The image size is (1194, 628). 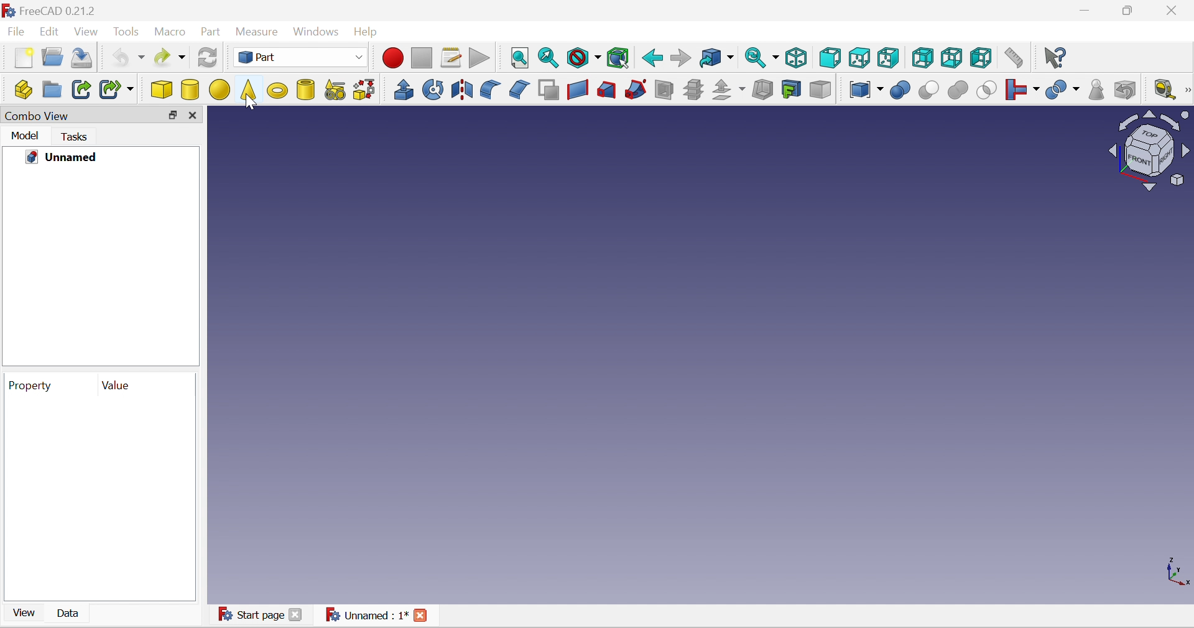 What do you see at coordinates (900, 90) in the screenshot?
I see `Boolean` at bounding box center [900, 90].